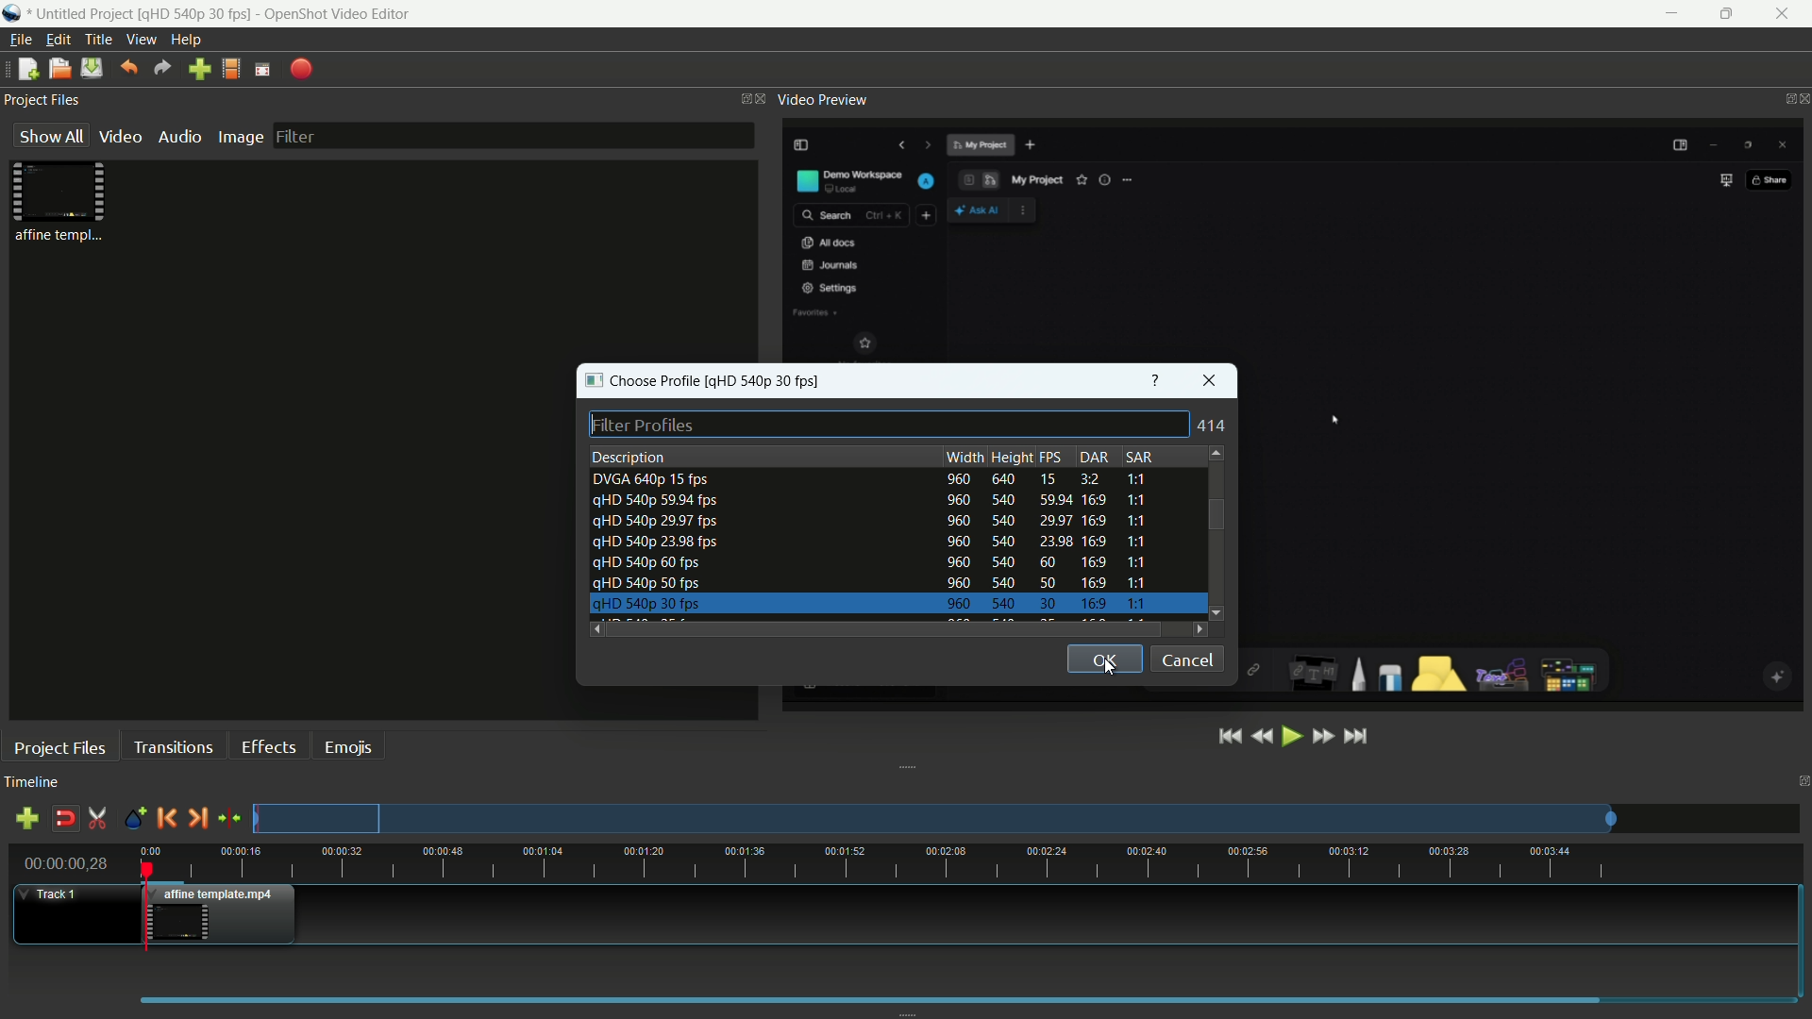  Describe the element at coordinates (629, 458) in the screenshot. I see `description` at that location.